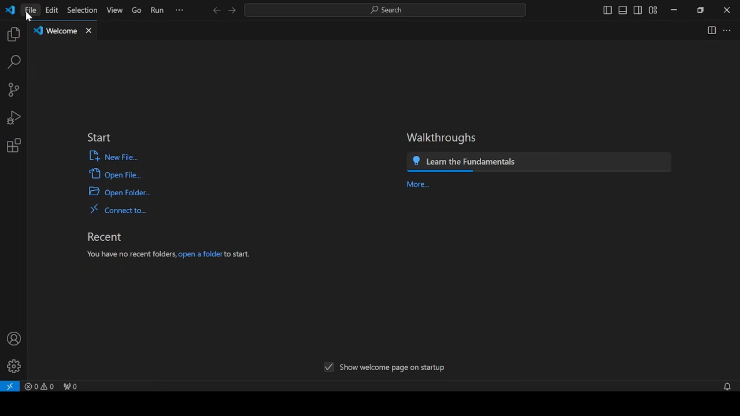 The height and width of the screenshot is (416, 740). I want to click on manage, so click(13, 367).